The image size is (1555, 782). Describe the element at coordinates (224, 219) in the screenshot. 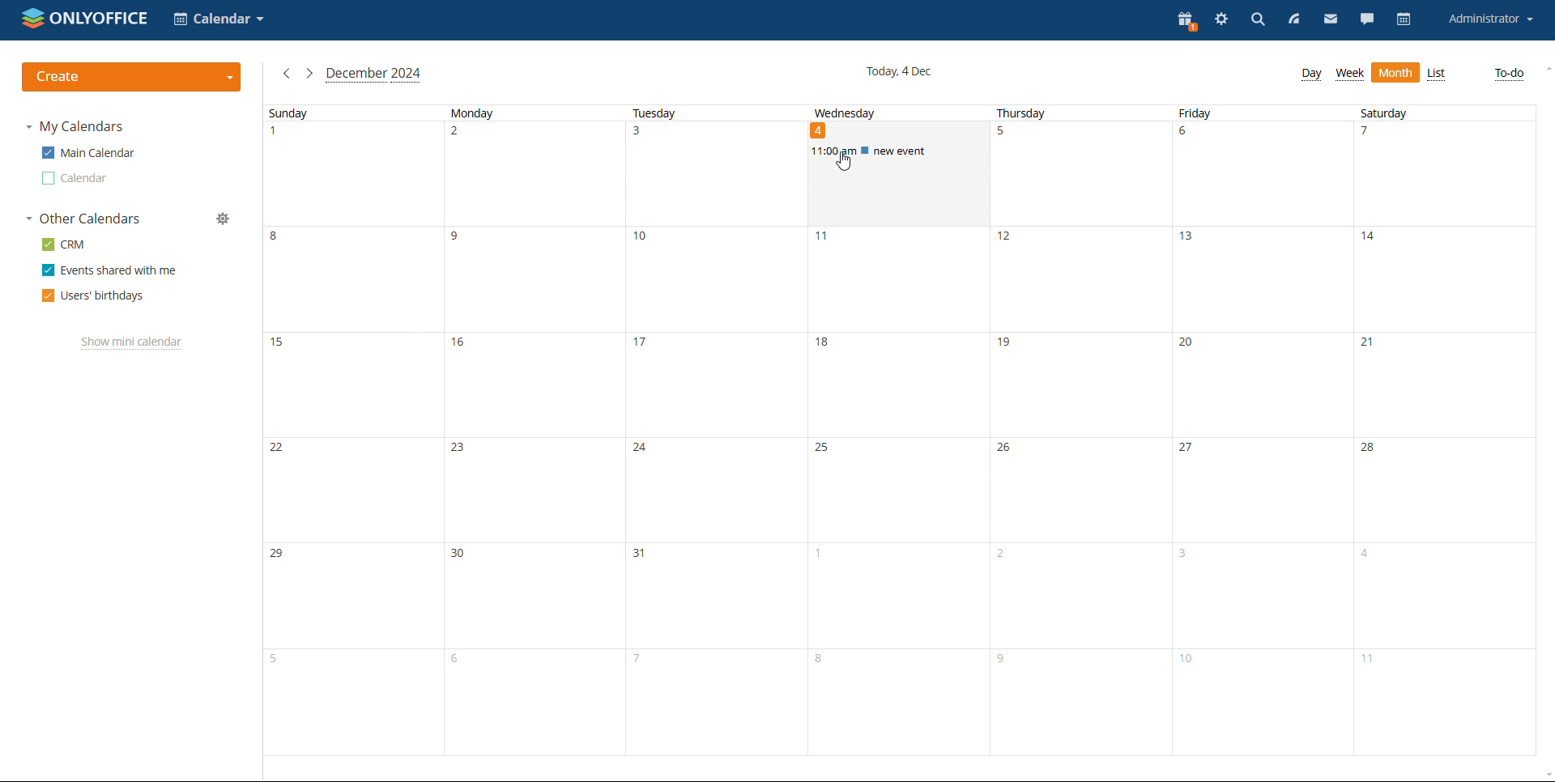

I see `manage` at that location.